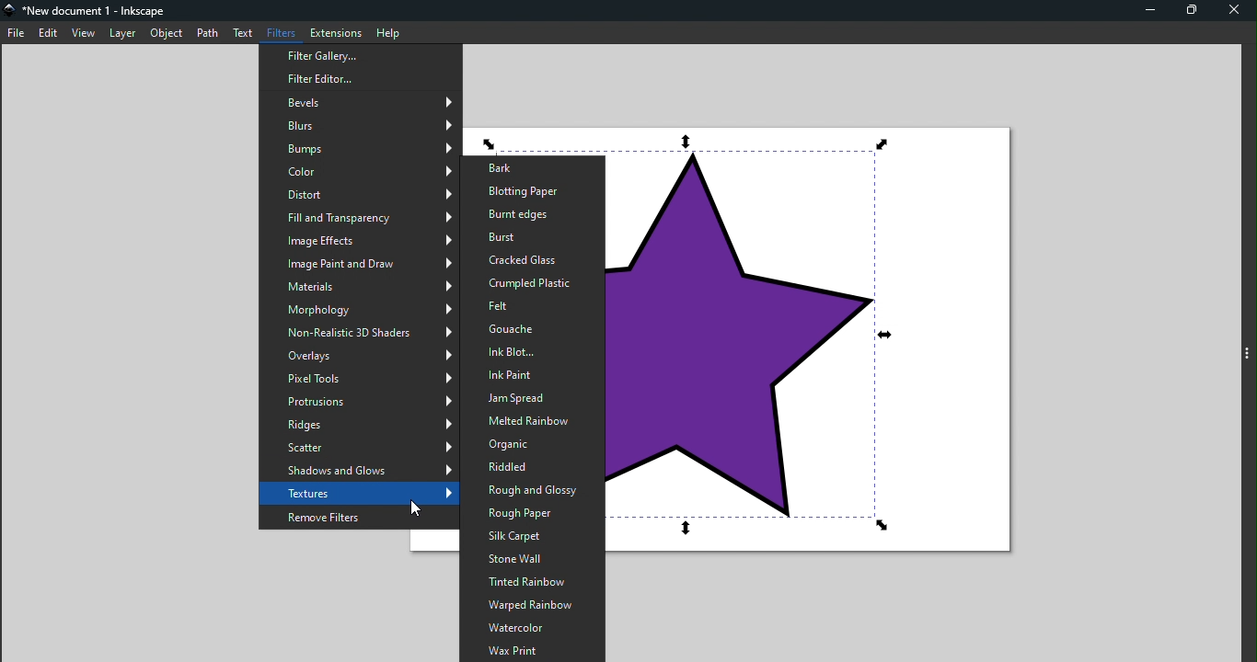  Describe the element at coordinates (361, 379) in the screenshot. I see `Pixel tools` at that location.